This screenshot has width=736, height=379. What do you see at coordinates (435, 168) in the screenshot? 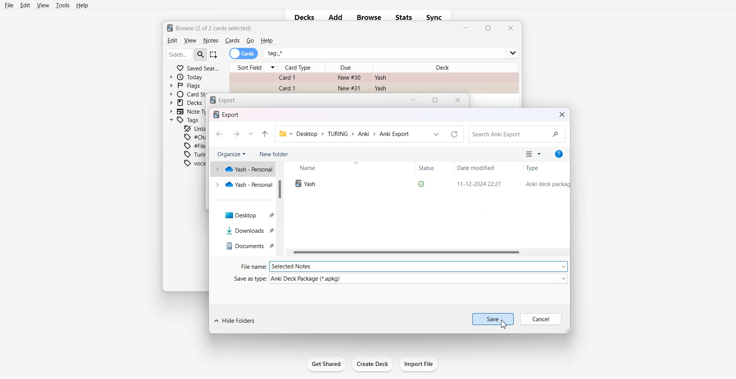
I see `Status` at bounding box center [435, 168].